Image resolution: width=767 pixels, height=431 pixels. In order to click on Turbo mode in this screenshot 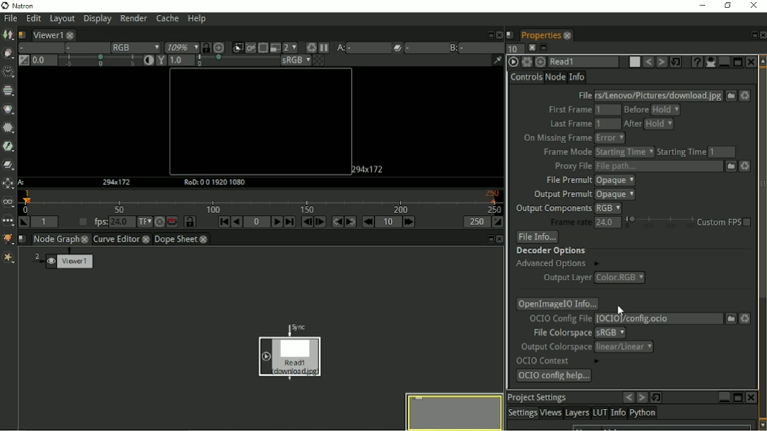, I will do `click(155, 222)`.